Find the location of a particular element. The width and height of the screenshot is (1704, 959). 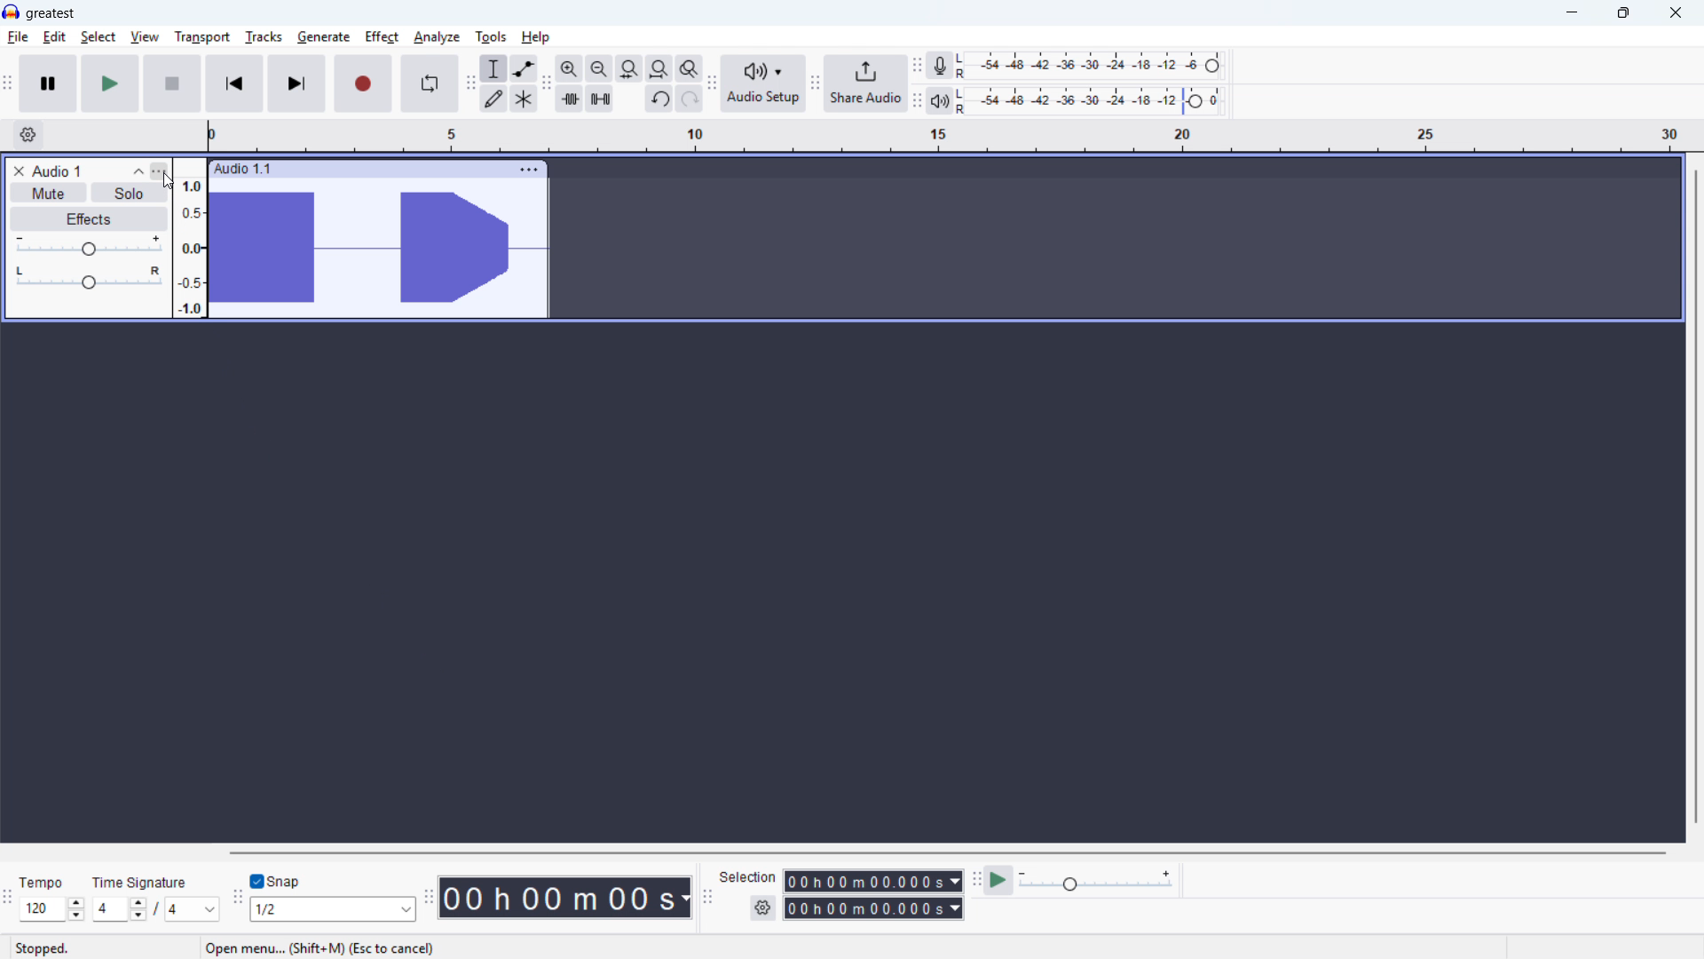

Tools  is located at coordinates (491, 37).